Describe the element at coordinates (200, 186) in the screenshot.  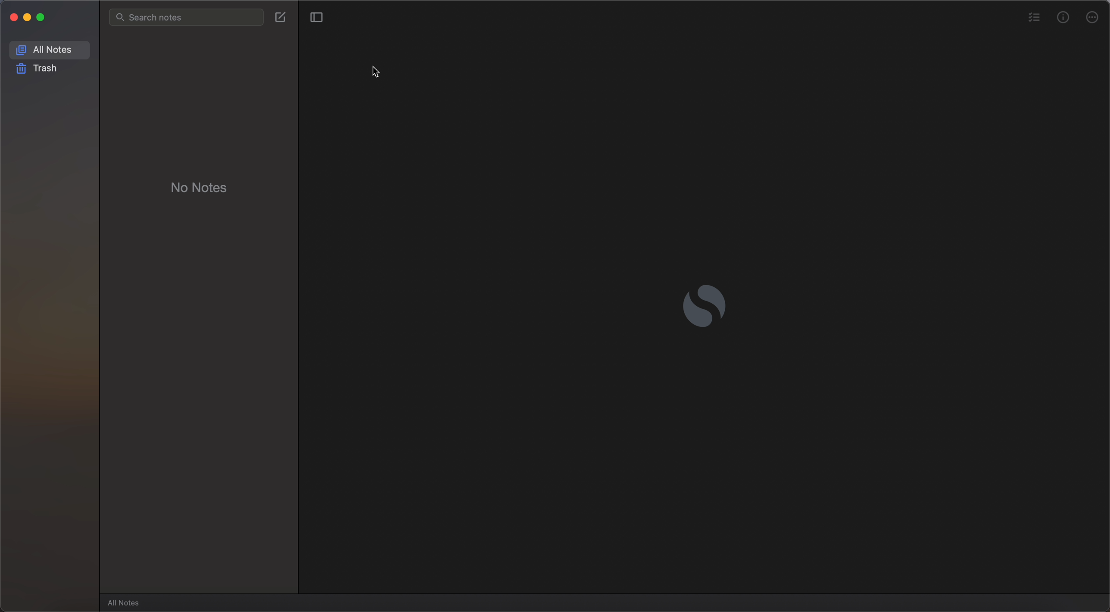
I see `no notes` at that location.